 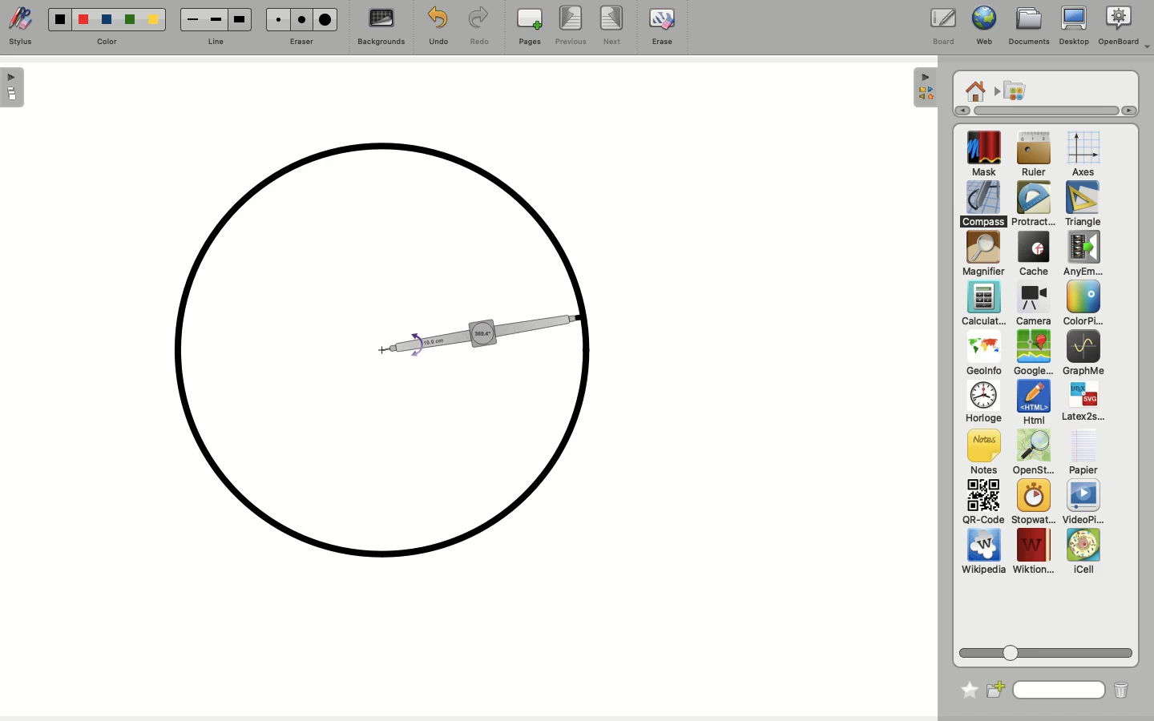 What do you see at coordinates (983, 304) in the screenshot?
I see `Calculator` at bounding box center [983, 304].